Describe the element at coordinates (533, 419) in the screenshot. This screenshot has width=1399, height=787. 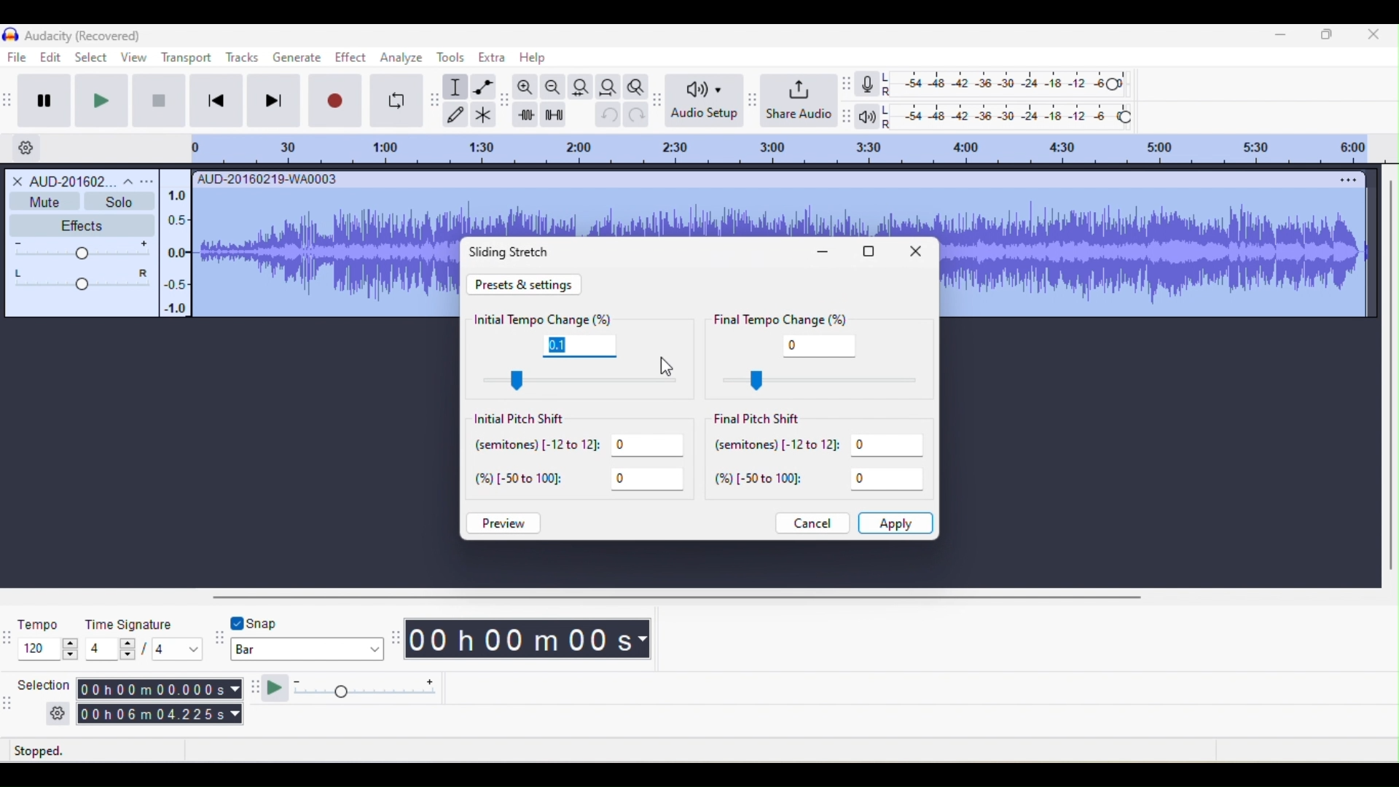
I see `initial pitch shift` at that location.